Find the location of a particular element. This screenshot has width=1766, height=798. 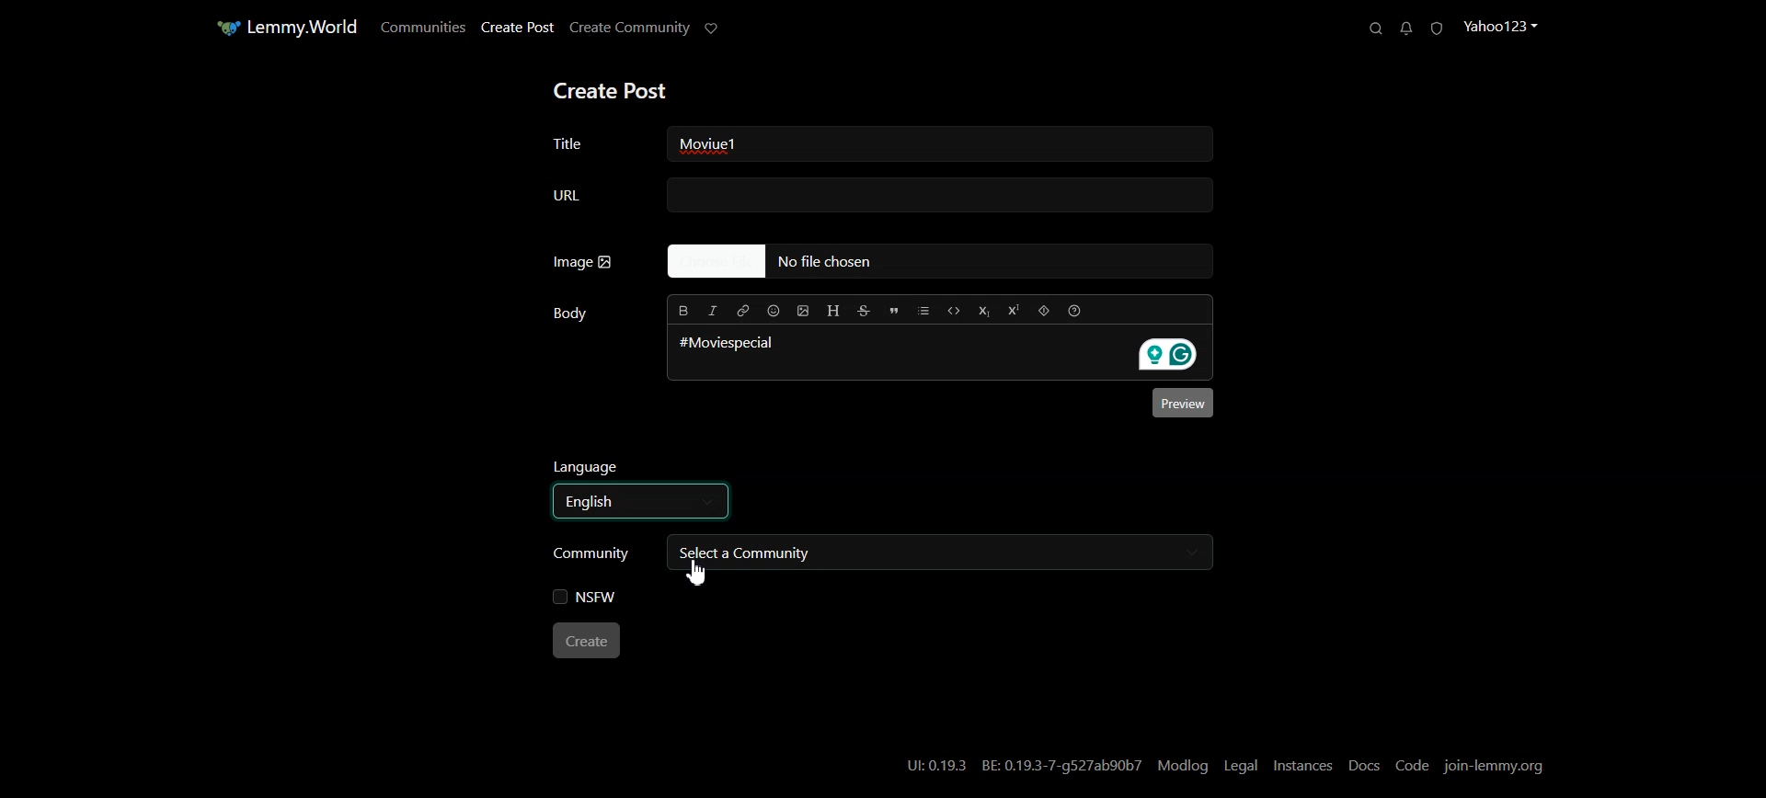

Typing window is located at coordinates (882, 428).